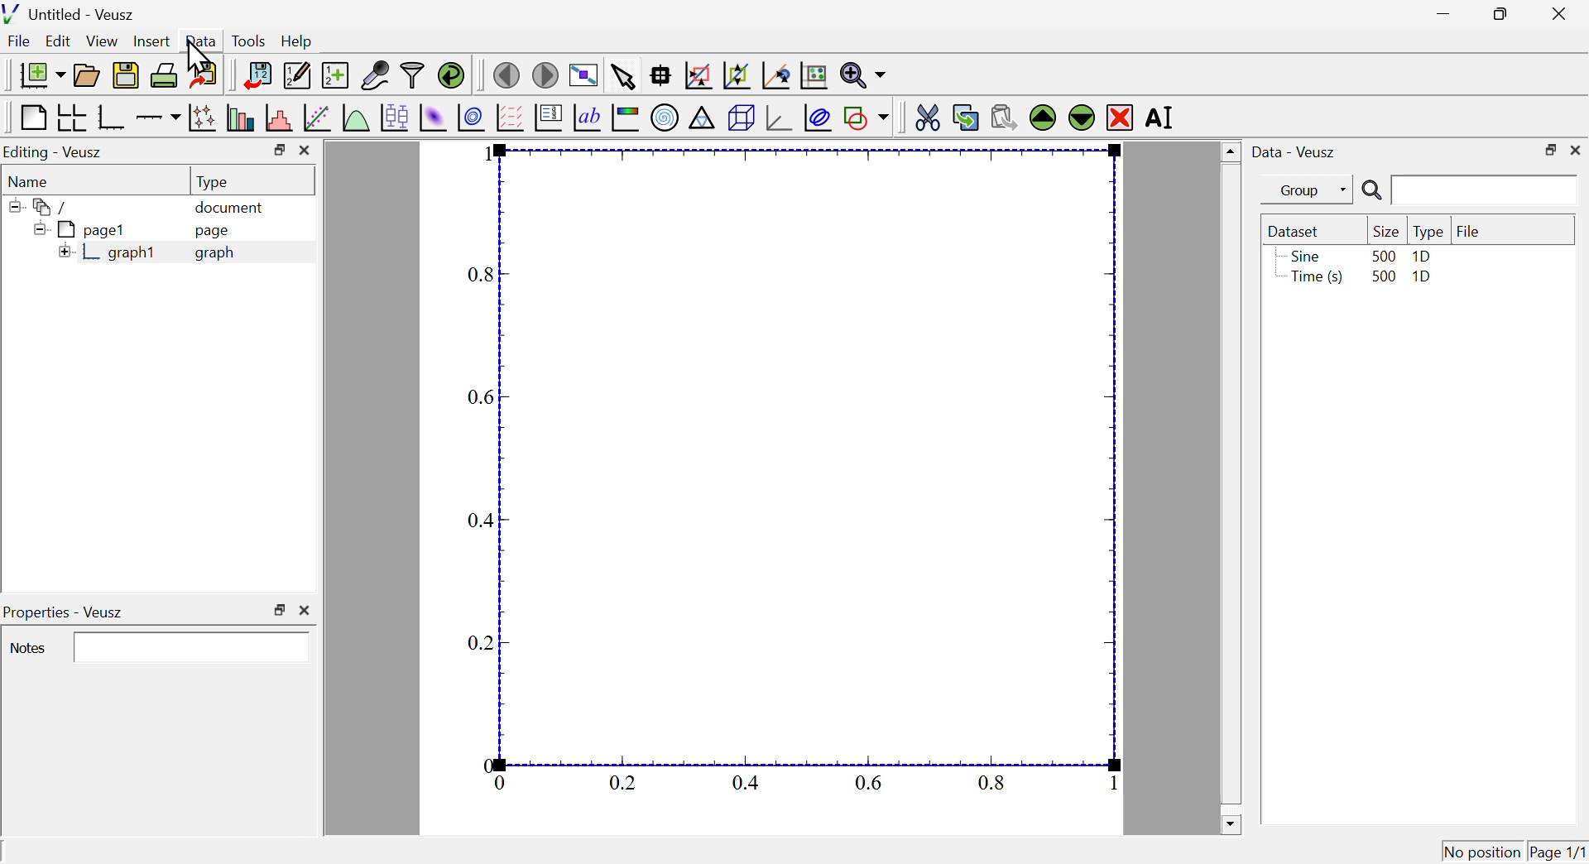  What do you see at coordinates (1080, 118) in the screenshot?
I see `move the selected widget down` at bounding box center [1080, 118].